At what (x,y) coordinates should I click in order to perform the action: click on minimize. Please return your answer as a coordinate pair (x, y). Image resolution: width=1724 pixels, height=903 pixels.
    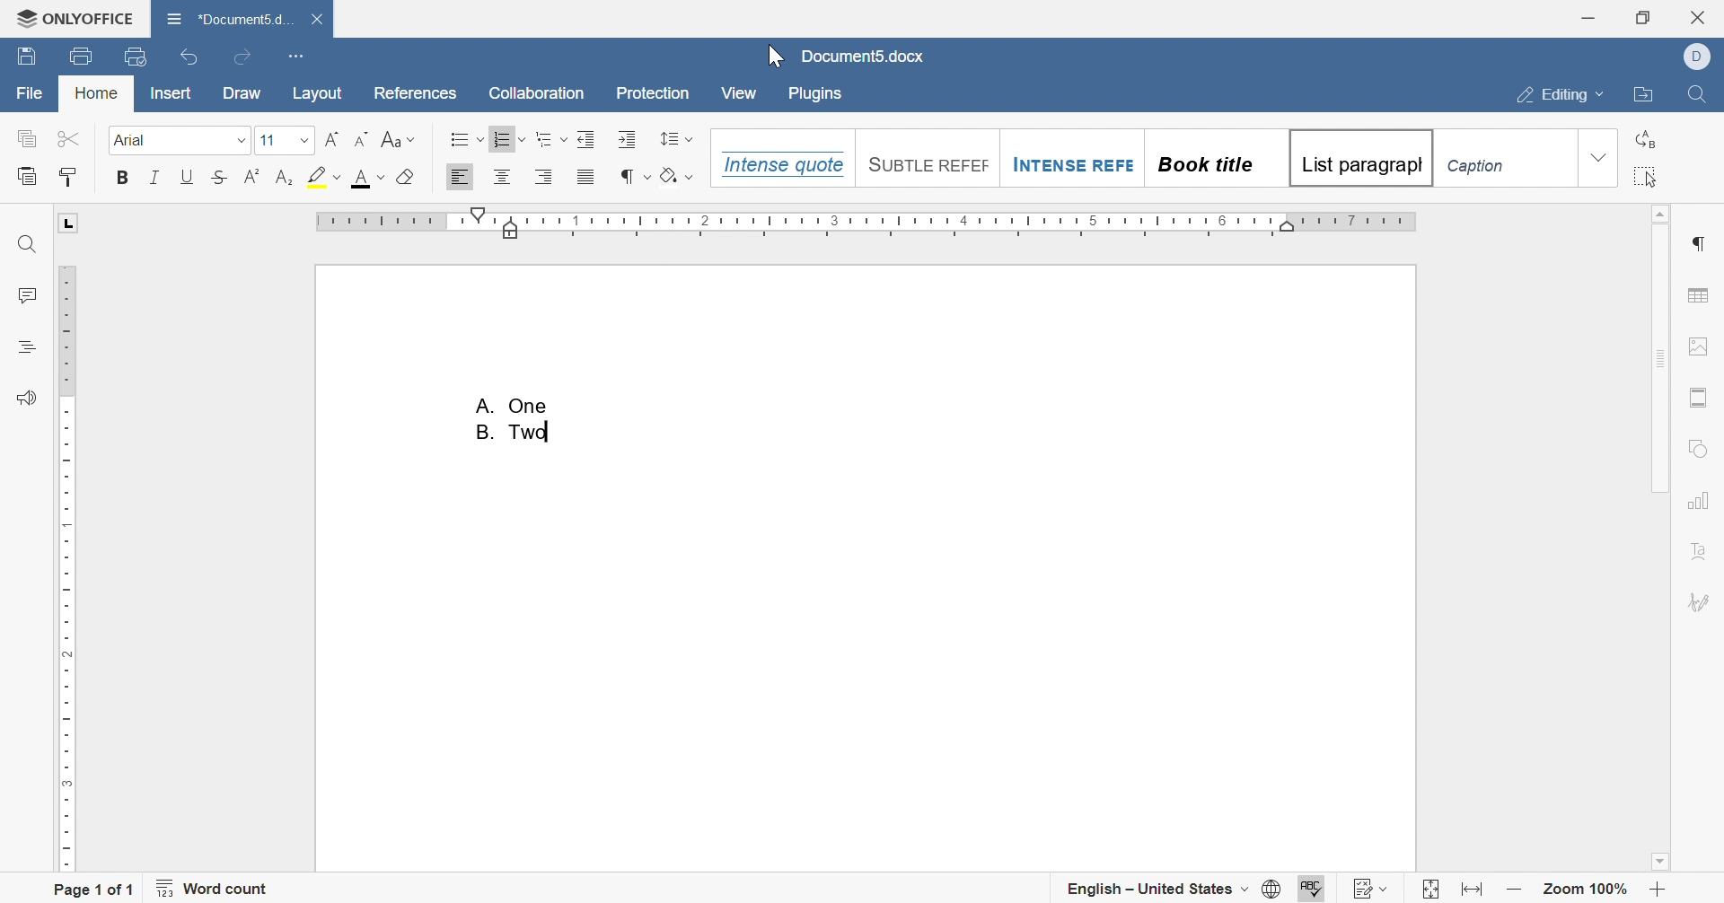
    Looking at the image, I should click on (1585, 19).